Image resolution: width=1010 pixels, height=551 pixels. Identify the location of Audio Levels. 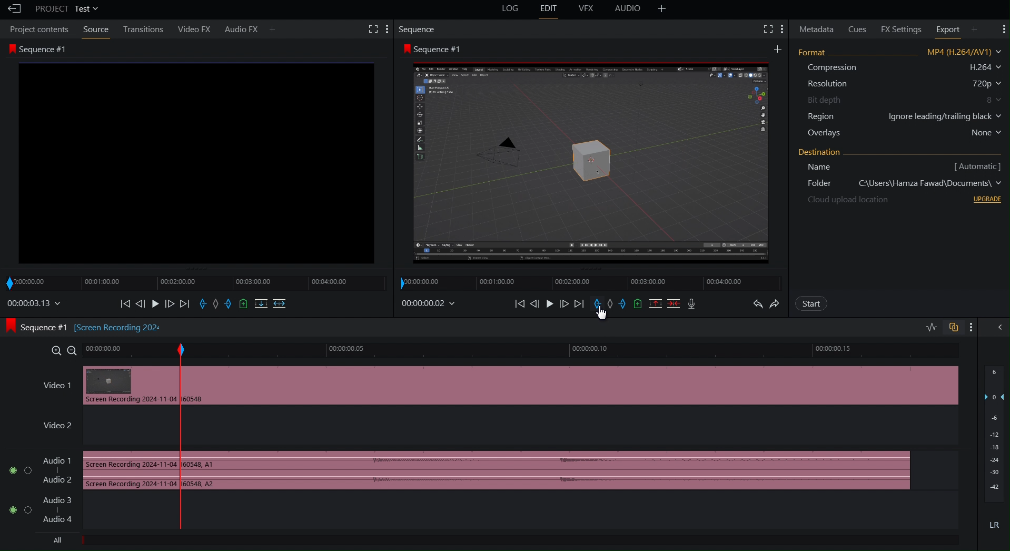
(992, 452).